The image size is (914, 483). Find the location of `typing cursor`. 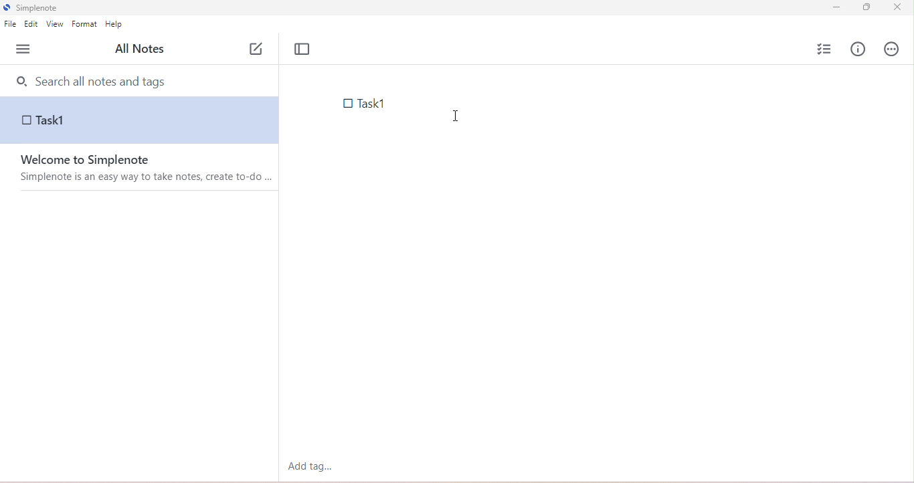

typing cursor is located at coordinates (455, 114).